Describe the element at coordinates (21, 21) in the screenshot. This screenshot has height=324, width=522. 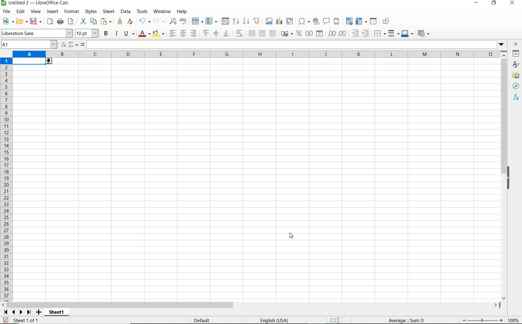
I see `open` at that location.